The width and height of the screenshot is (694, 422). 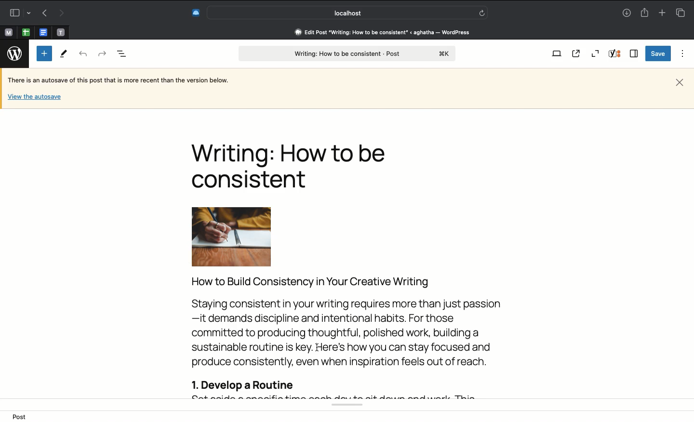 I want to click on Redo, so click(x=102, y=53).